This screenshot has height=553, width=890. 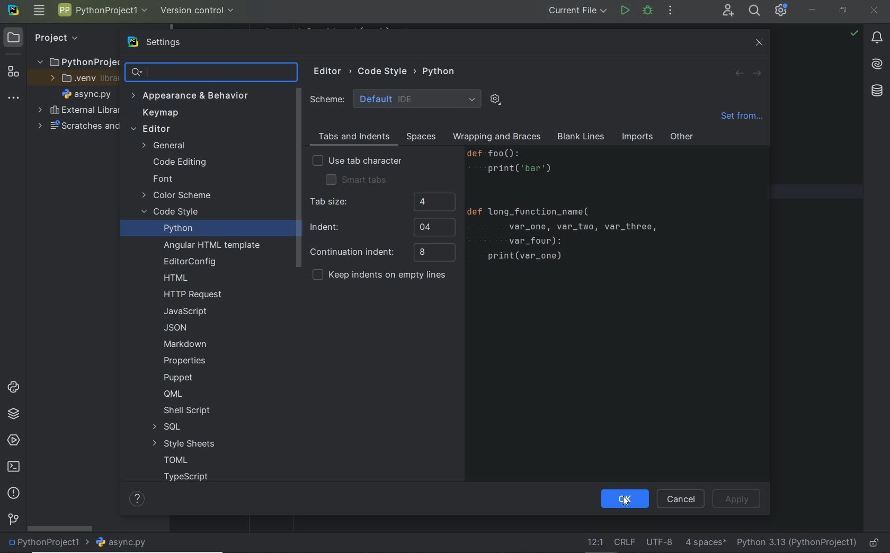 I want to click on Keymap, so click(x=158, y=113).